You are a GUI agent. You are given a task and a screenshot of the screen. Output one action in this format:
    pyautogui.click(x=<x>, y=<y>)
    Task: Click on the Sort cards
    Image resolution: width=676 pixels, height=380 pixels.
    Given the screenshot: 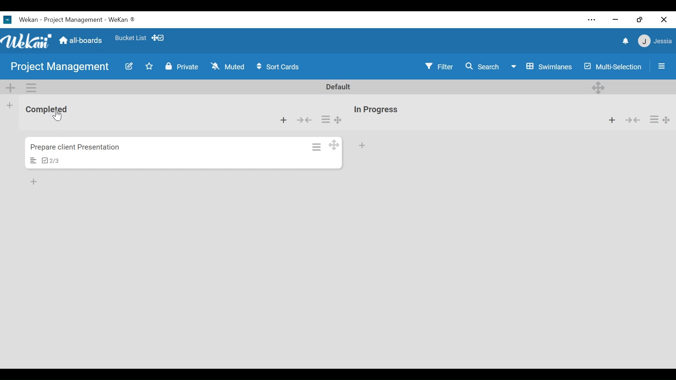 What is the action you would take?
    pyautogui.click(x=280, y=67)
    